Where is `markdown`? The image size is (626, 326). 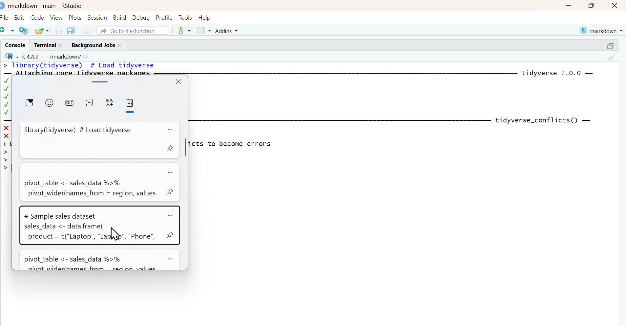 markdown is located at coordinates (602, 30).